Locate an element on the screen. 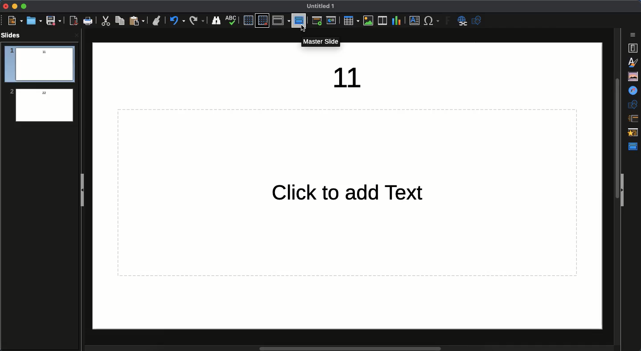 Image resolution: width=641 pixels, height=351 pixels. Save as PDF is located at coordinates (74, 22).